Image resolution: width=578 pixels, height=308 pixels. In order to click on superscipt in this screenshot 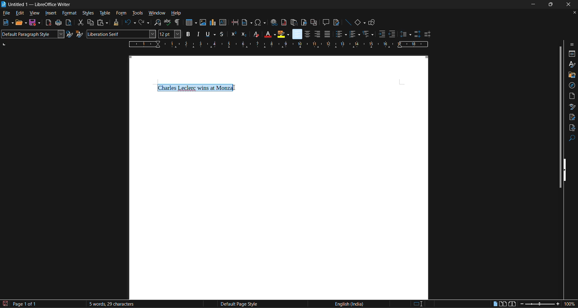, I will do `click(233, 34)`.